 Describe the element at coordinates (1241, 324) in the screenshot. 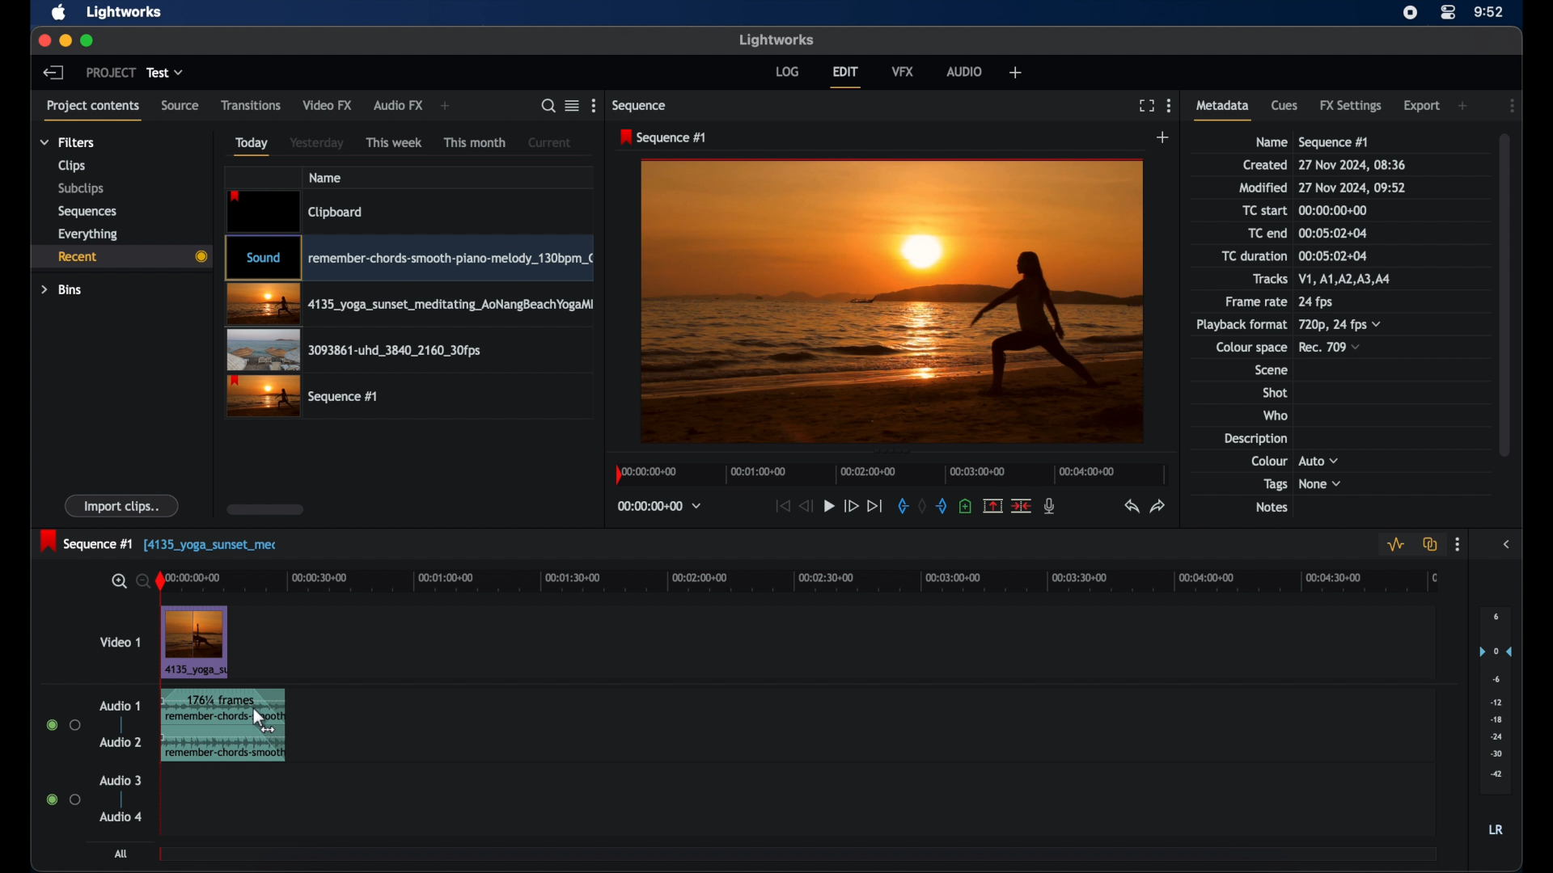

I see `playback format` at that location.